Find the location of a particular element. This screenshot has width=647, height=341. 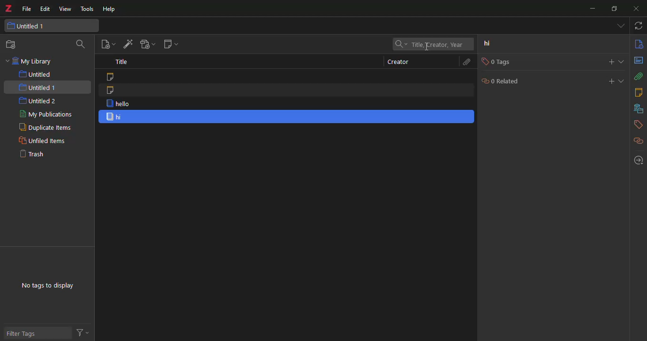

add items is located at coordinates (127, 45).